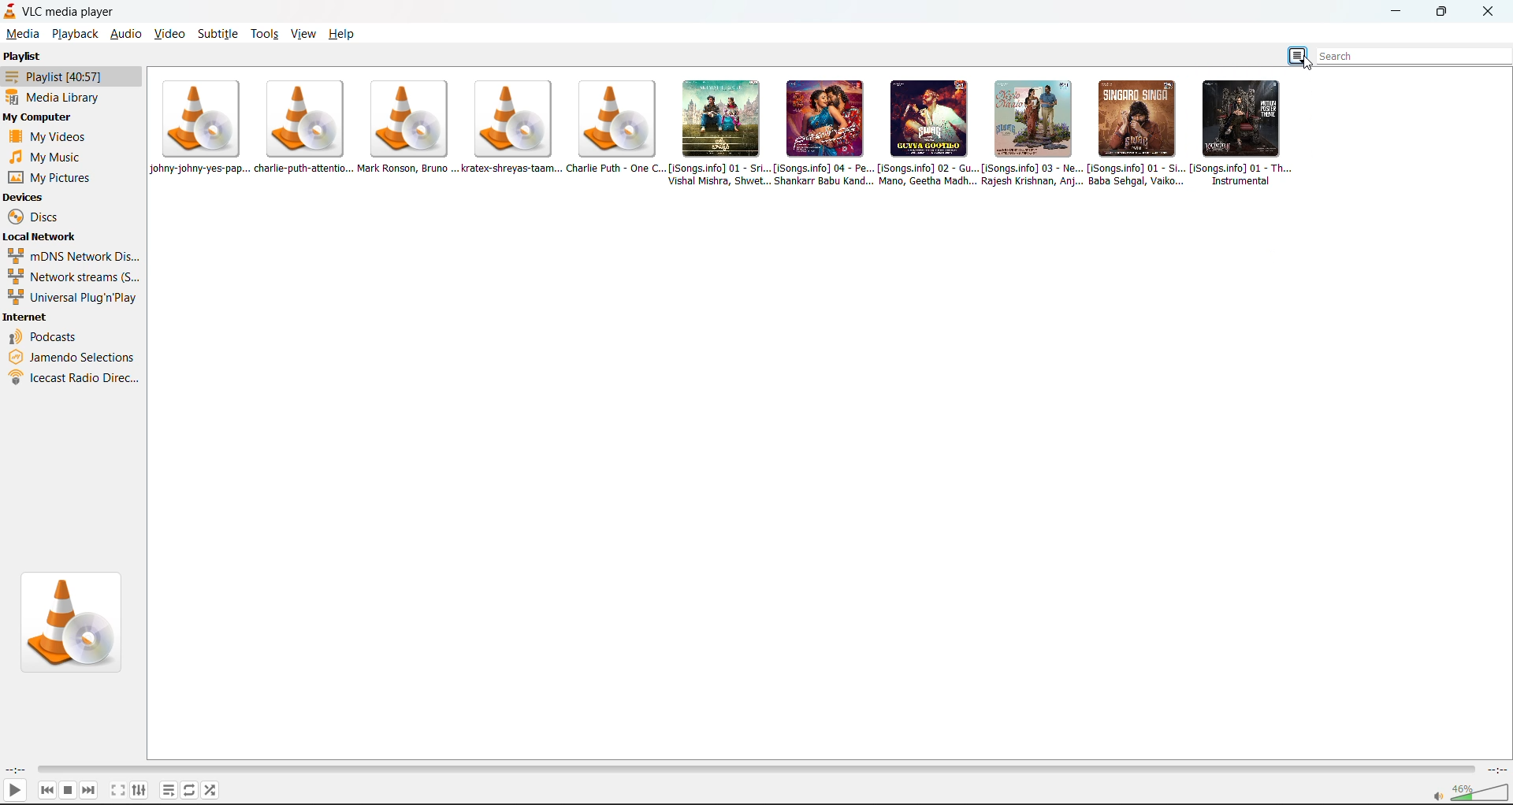  What do you see at coordinates (60, 98) in the screenshot?
I see `media library` at bounding box center [60, 98].